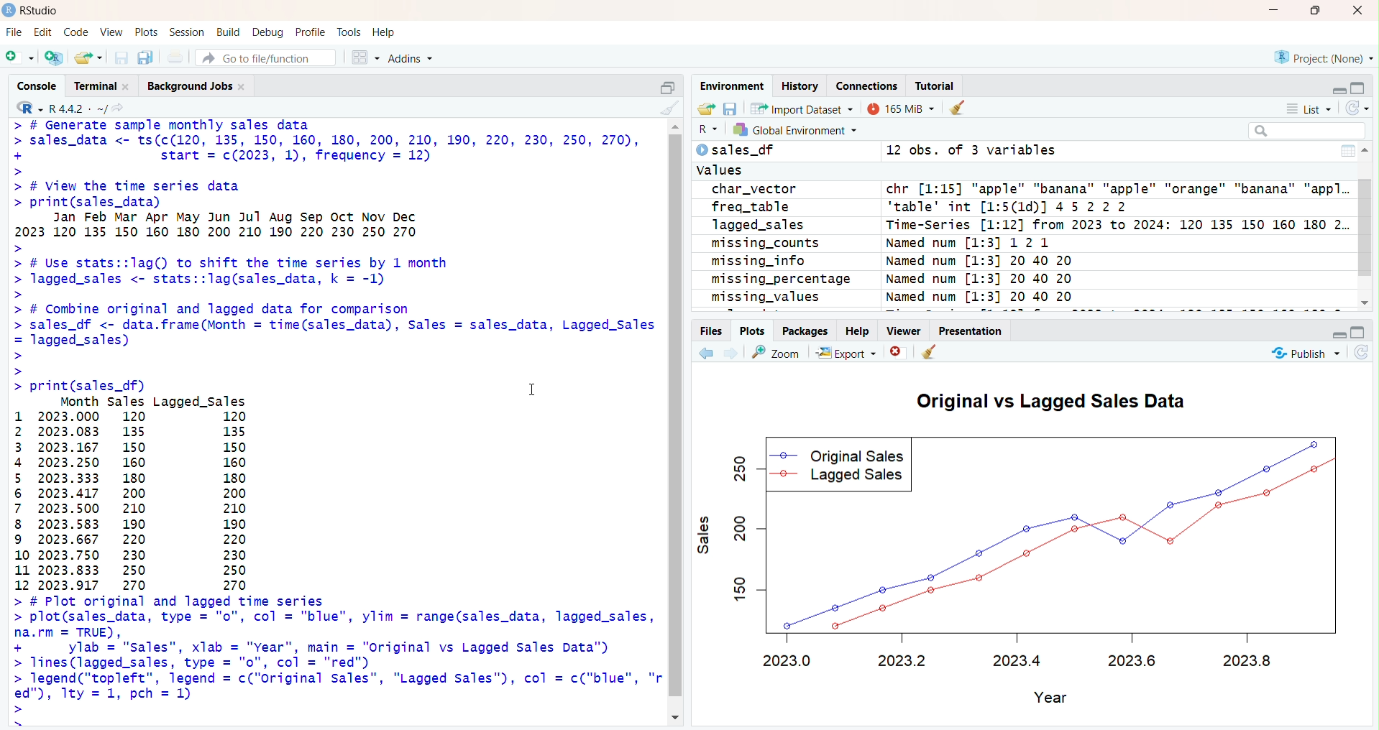 The height and width of the screenshot is (730, 1379). What do you see at coordinates (1043, 401) in the screenshot?
I see `Original vs Lagged Sales Data` at bounding box center [1043, 401].